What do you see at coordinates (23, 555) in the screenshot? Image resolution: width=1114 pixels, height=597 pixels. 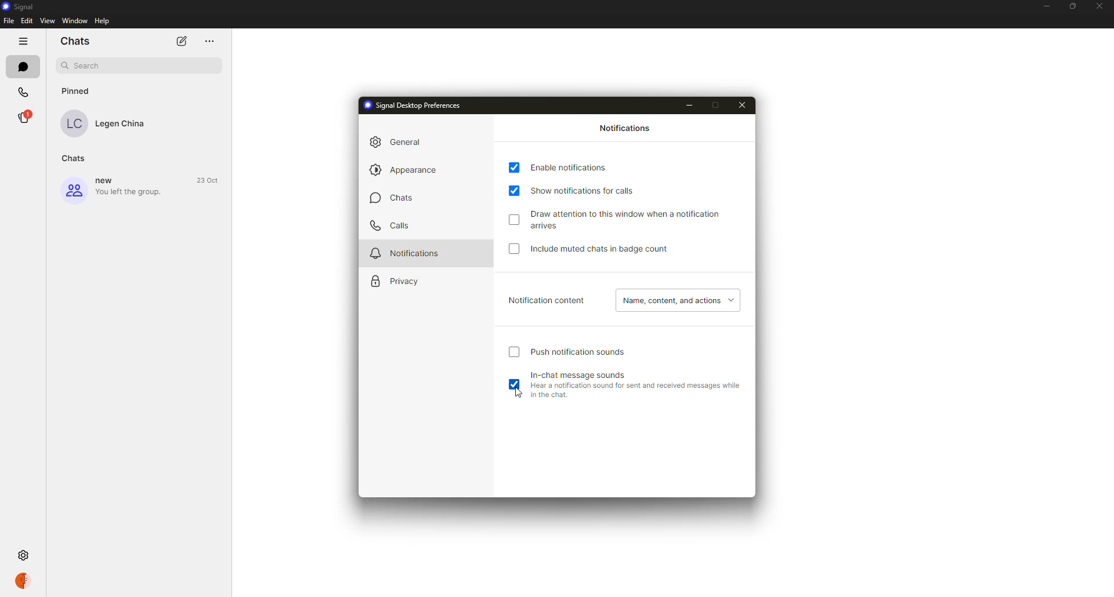 I see `clicking on settings` at bounding box center [23, 555].